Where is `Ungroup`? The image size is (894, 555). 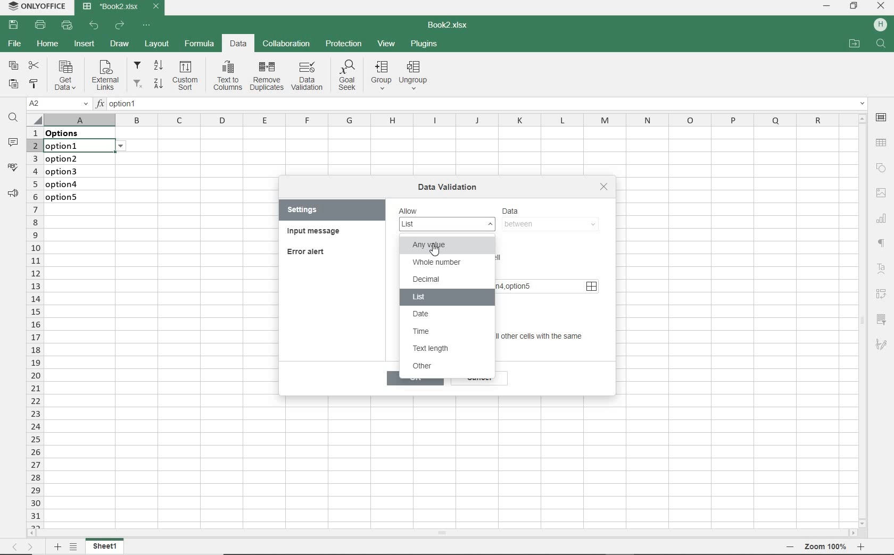
Ungroup is located at coordinates (416, 75).